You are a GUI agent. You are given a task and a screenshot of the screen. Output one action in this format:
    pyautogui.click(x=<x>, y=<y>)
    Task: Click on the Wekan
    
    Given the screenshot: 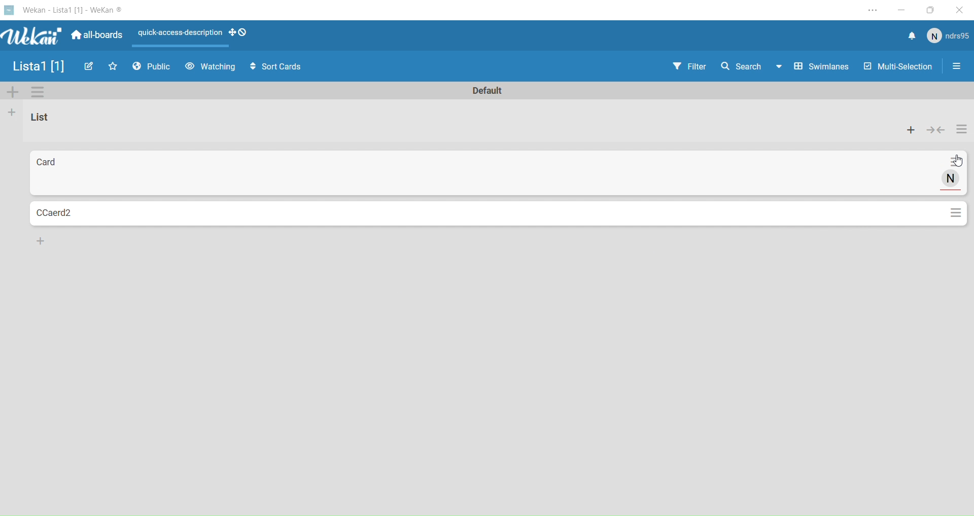 What is the action you would take?
    pyautogui.click(x=70, y=10)
    